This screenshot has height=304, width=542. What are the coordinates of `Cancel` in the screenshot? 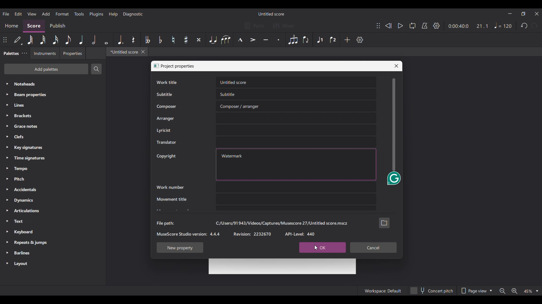 It's located at (373, 248).